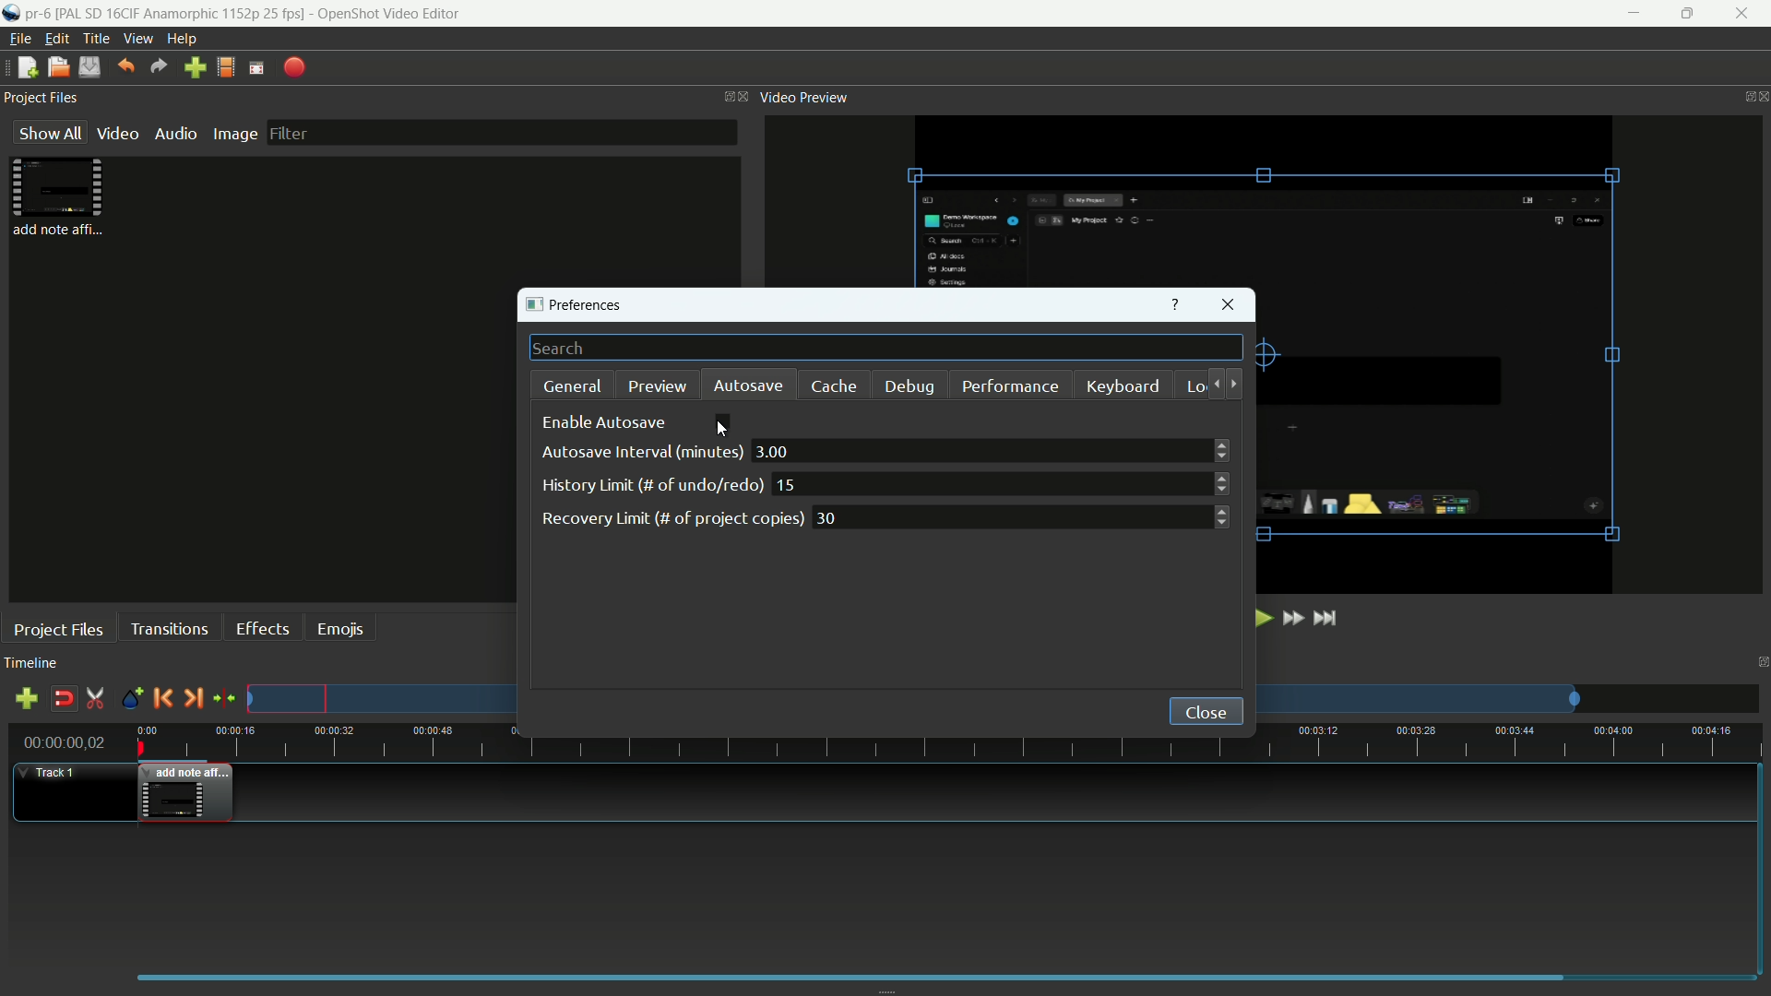 This screenshot has width=1771, height=996. What do you see at coordinates (1010, 387) in the screenshot?
I see `performance` at bounding box center [1010, 387].